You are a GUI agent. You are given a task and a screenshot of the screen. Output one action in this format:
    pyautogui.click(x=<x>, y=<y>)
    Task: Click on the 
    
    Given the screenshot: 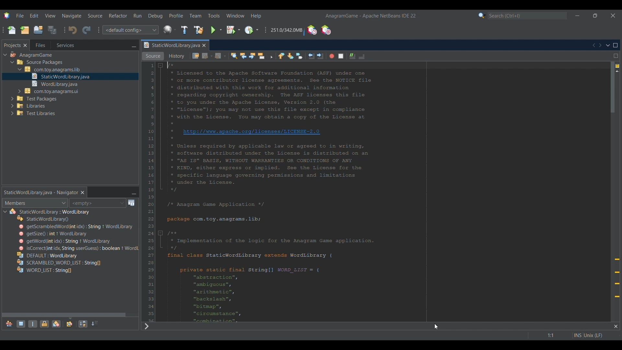 What is the action you would take?
    pyautogui.click(x=50, y=255)
    